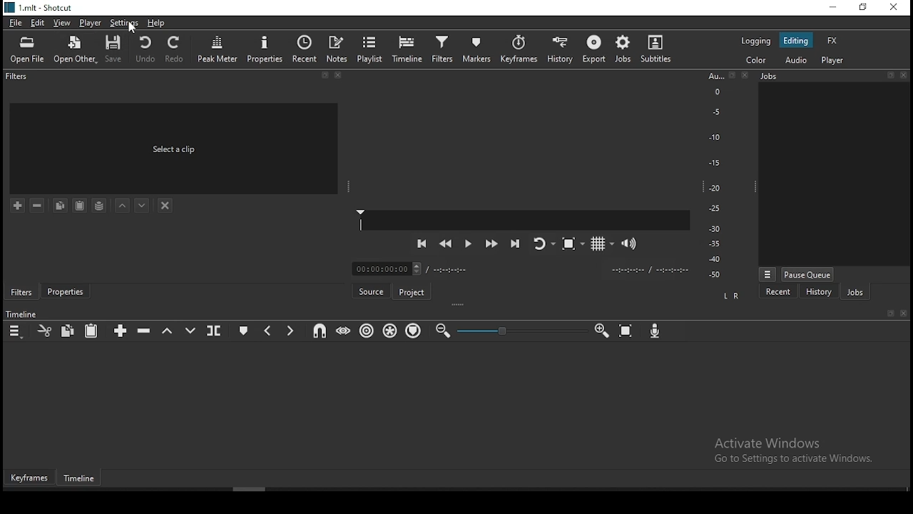 The image size is (913, 514). I want to click on properties, so click(64, 293).